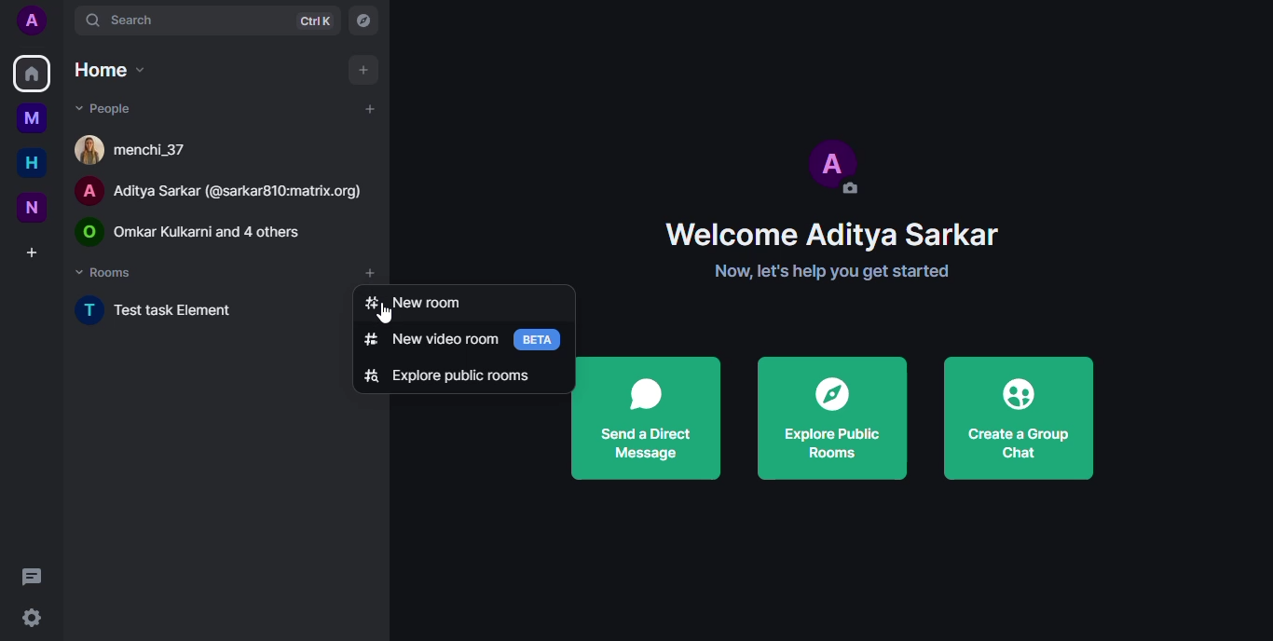  What do you see at coordinates (451, 375) in the screenshot?
I see `explore public rooms` at bounding box center [451, 375].